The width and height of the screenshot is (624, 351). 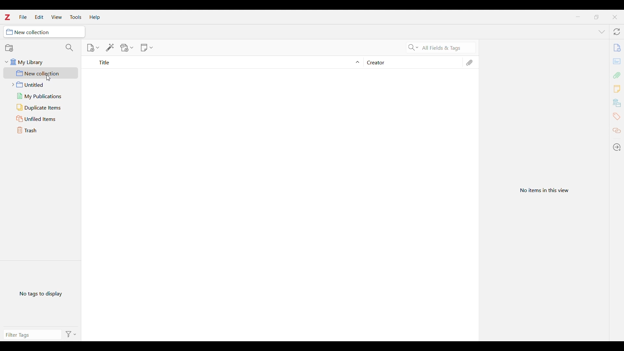 I want to click on Selected search criteria, so click(x=448, y=47).